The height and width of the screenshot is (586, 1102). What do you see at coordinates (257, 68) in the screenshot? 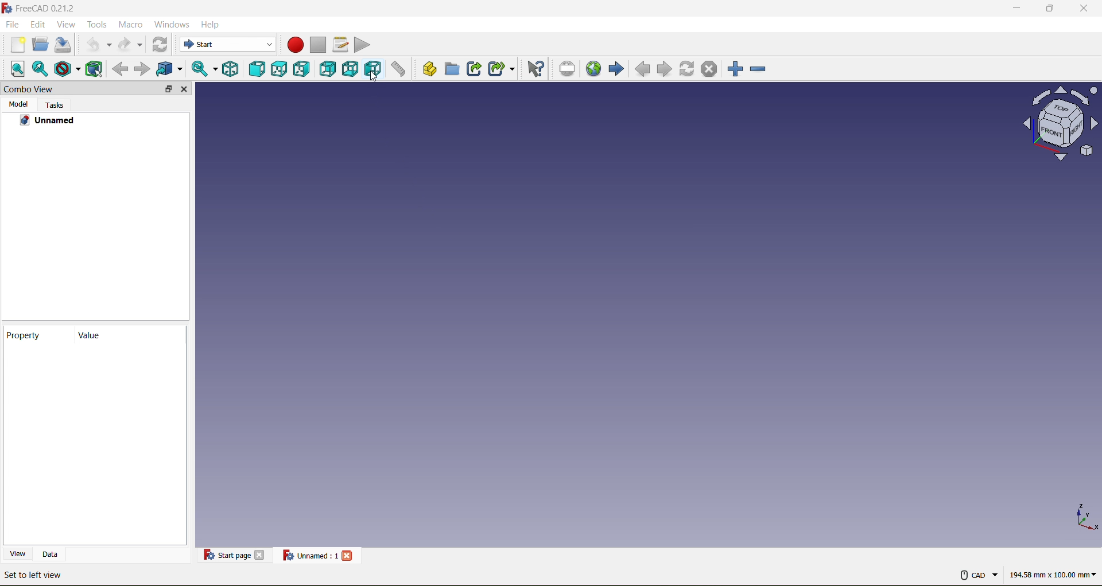
I see `Front` at bounding box center [257, 68].